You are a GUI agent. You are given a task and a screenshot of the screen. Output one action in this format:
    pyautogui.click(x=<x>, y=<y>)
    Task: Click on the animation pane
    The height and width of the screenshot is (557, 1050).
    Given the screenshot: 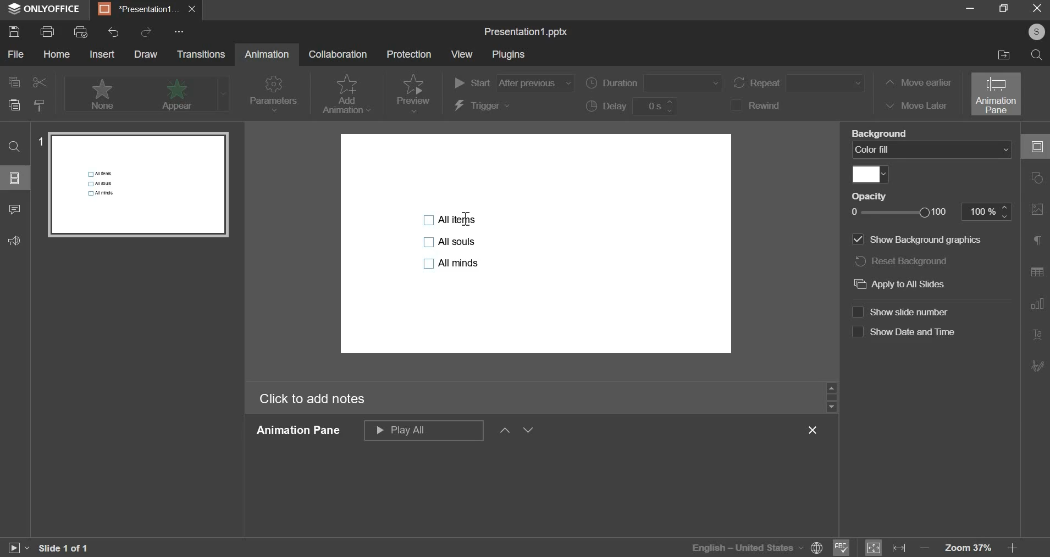 What is the action you would take?
    pyautogui.click(x=461, y=432)
    